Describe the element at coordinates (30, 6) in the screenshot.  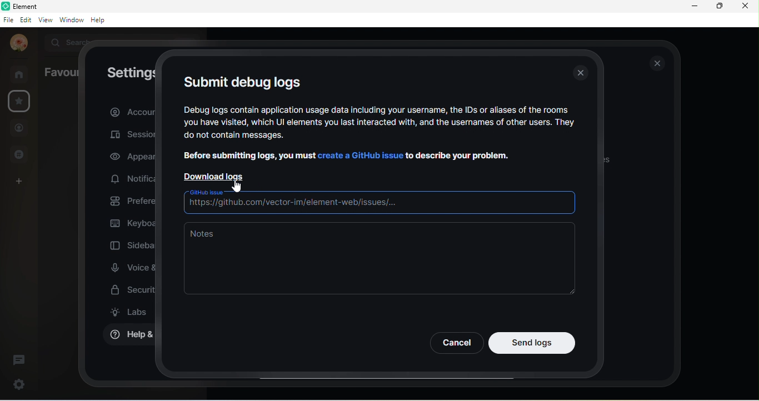
I see `Element` at that location.